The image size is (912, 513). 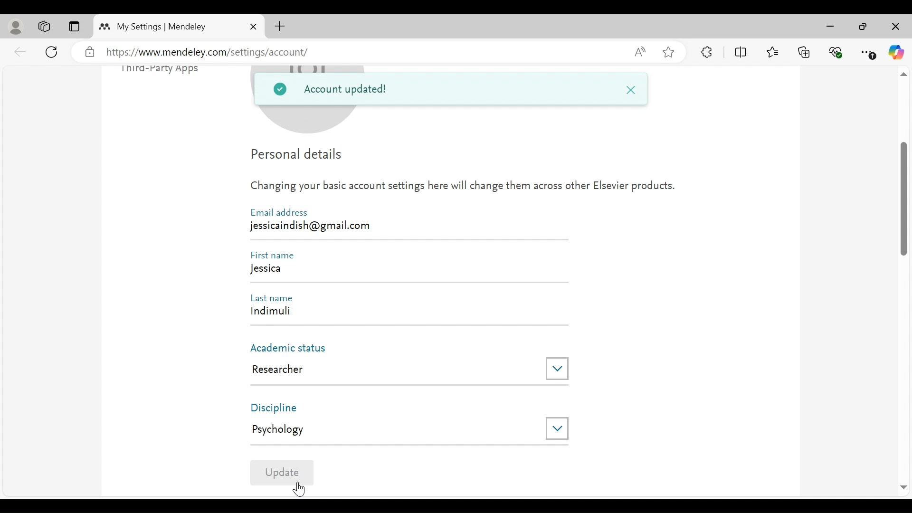 What do you see at coordinates (281, 473) in the screenshot?
I see `Update` at bounding box center [281, 473].